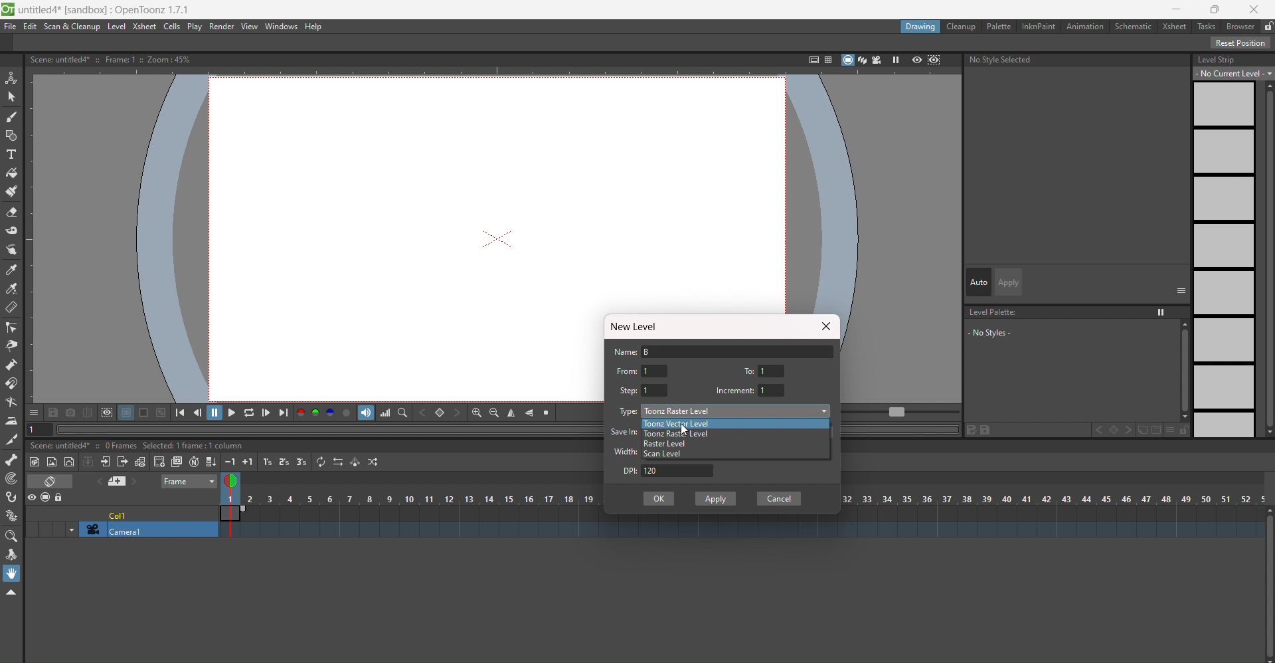  What do you see at coordinates (629, 391) in the screenshot?
I see `step` at bounding box center [629, 391].